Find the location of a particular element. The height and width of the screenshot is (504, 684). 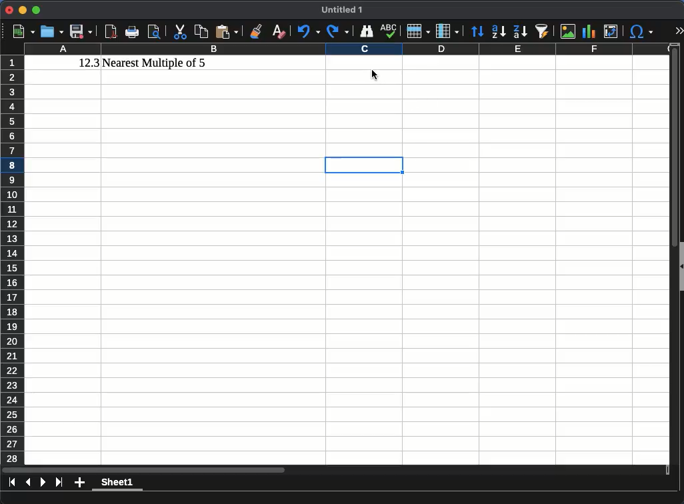

column is located at coordinates (446, 31).